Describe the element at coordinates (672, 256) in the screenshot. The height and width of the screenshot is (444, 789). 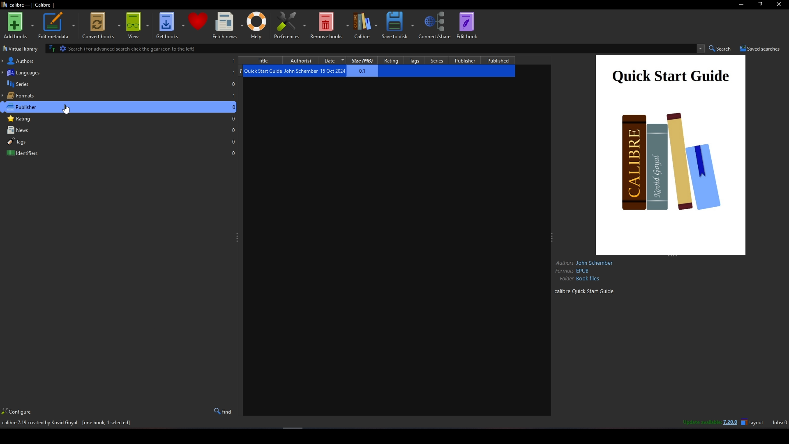
I see `Book cover slider` at that location.